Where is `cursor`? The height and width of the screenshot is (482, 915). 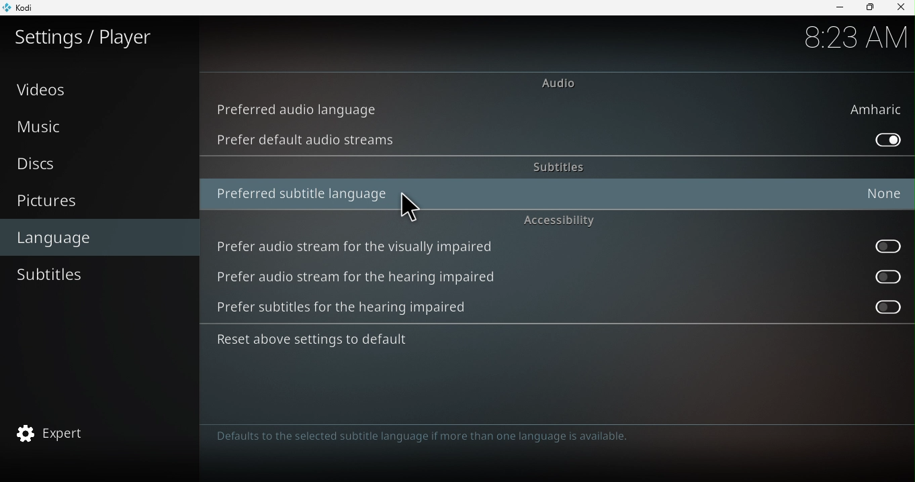
cursor is located at coordinates (407, 205).